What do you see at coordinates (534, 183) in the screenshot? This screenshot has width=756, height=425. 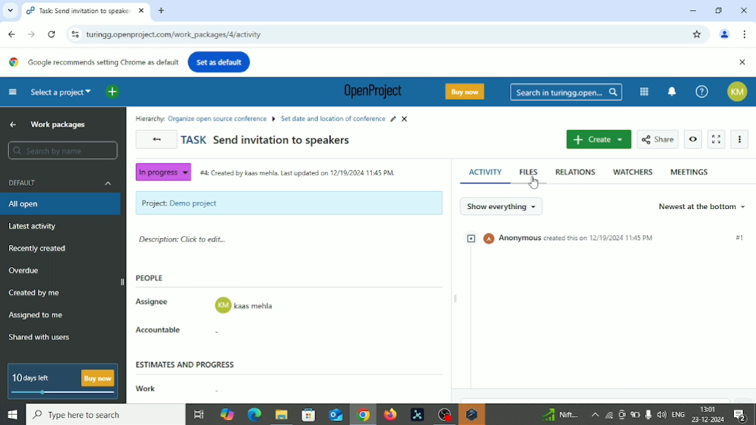 I see `cursor` at bounding box center [534, 183].